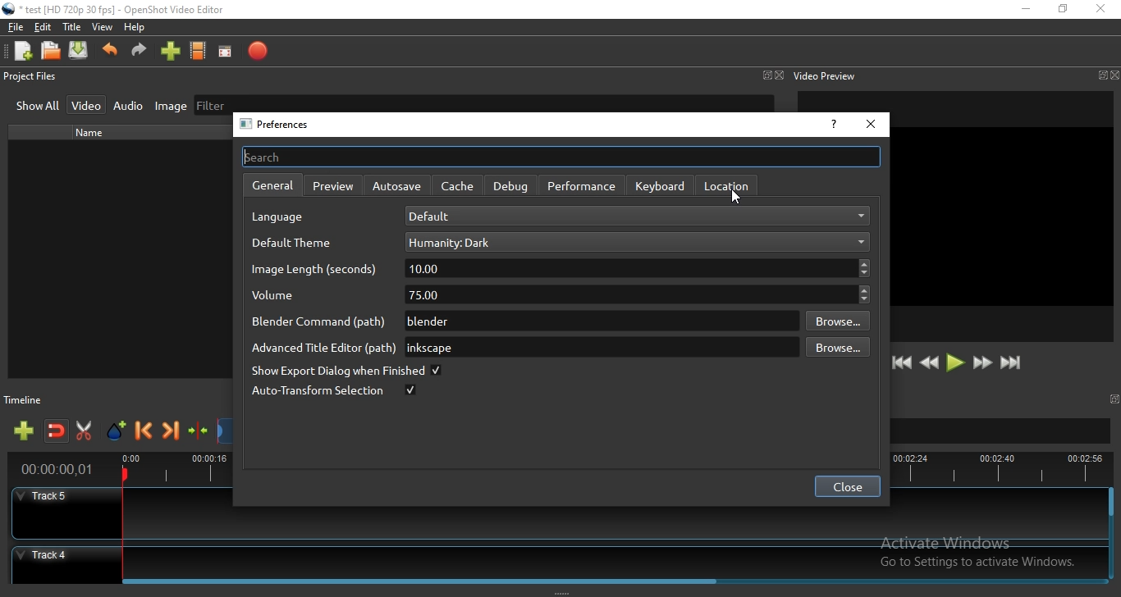  I want to click on blender command, so click(315, 322).